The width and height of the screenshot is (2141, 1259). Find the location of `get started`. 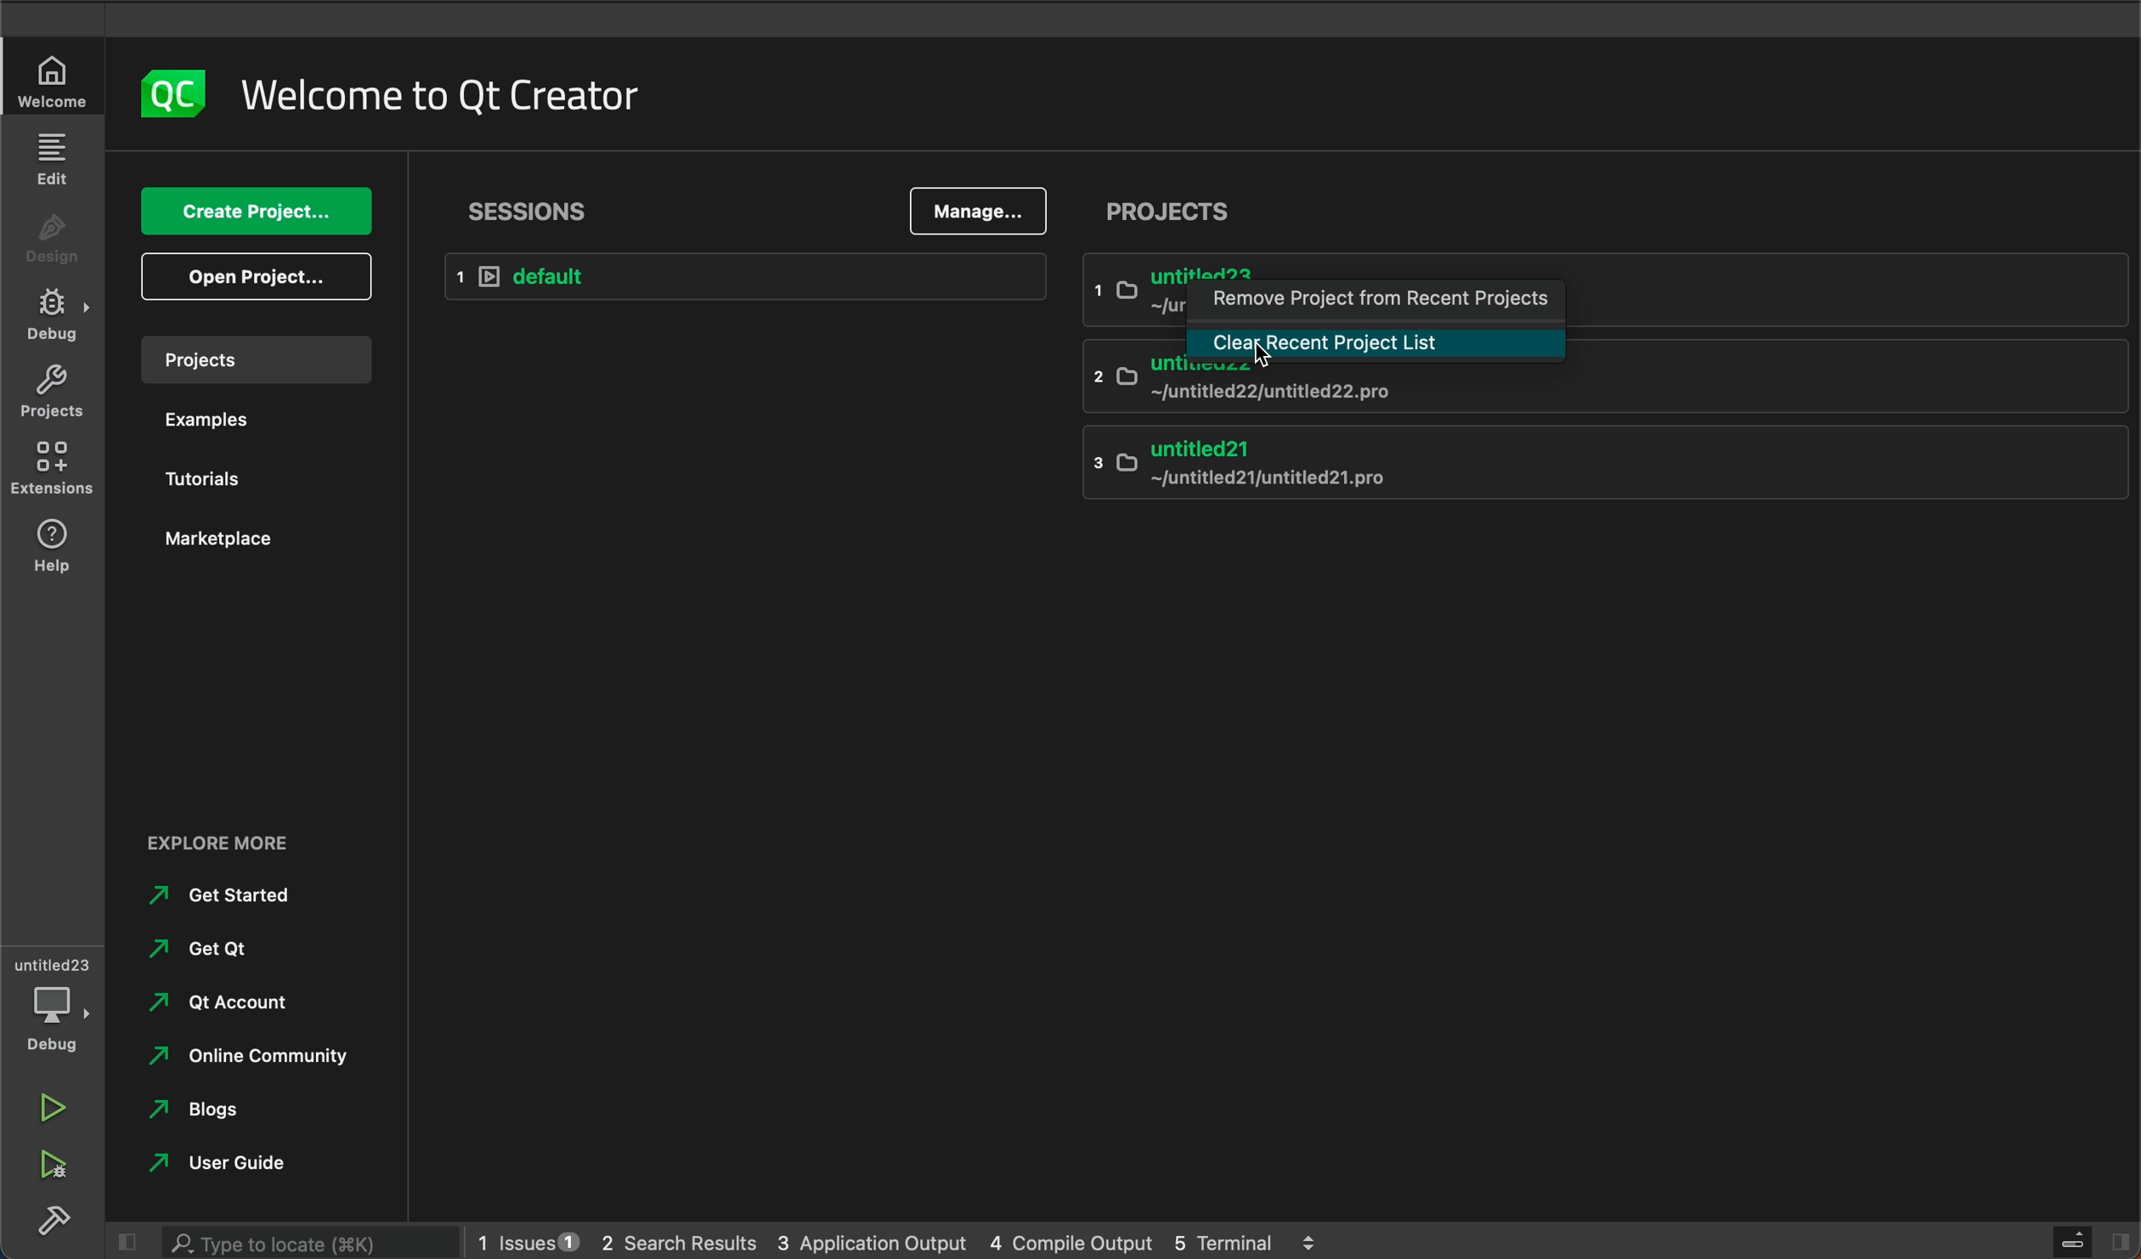

get started is located at coordinates (230, 896).